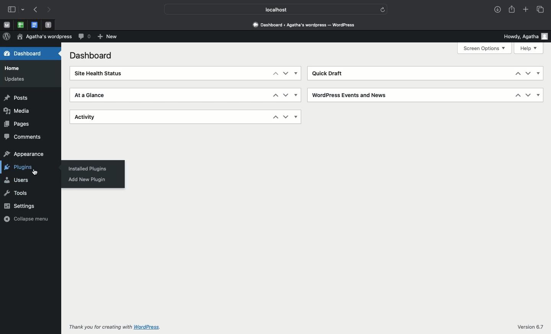 The height and width of the screenshot is (334, 551). I want to click on Appearance, so click(24, 154).